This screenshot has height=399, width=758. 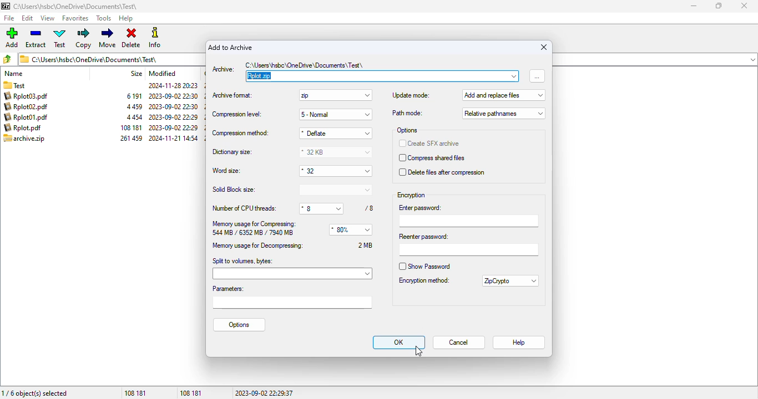 What do you see at coordinates (191, 392) in the screenshot?
I see `108 181` at bounding box center [191, 392].